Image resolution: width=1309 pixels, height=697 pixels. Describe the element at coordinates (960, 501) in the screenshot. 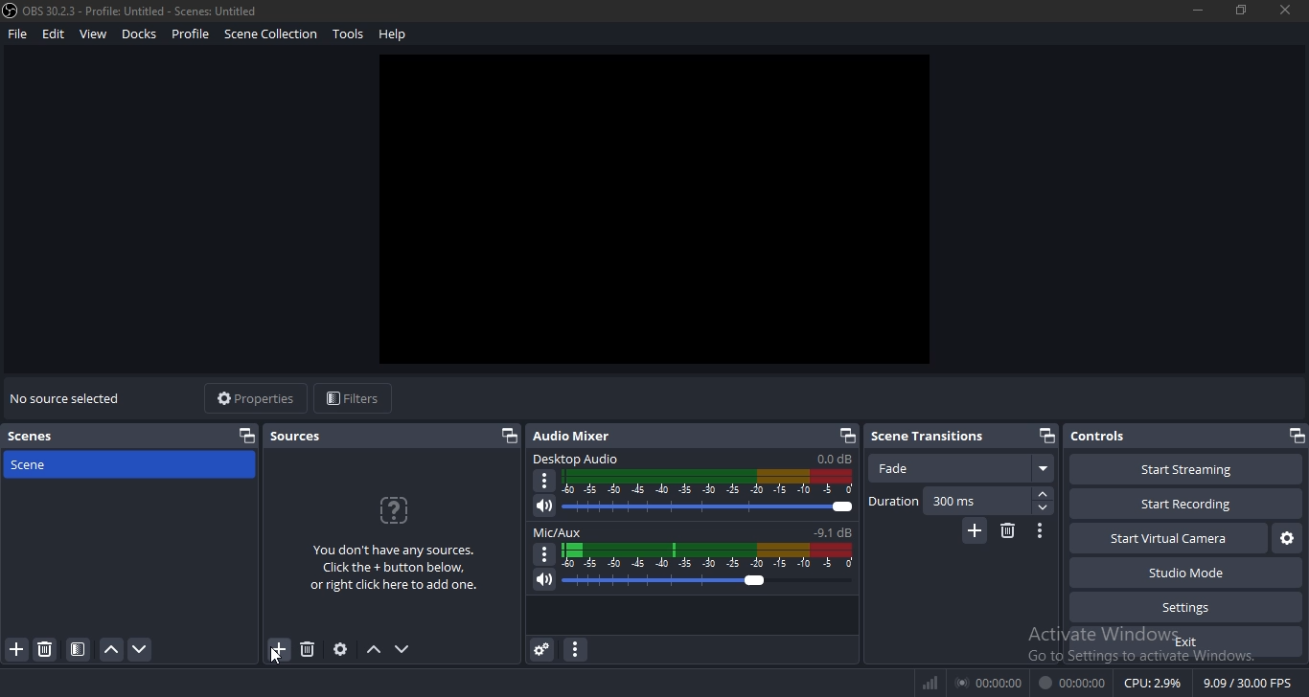

I see `duration` at that location.